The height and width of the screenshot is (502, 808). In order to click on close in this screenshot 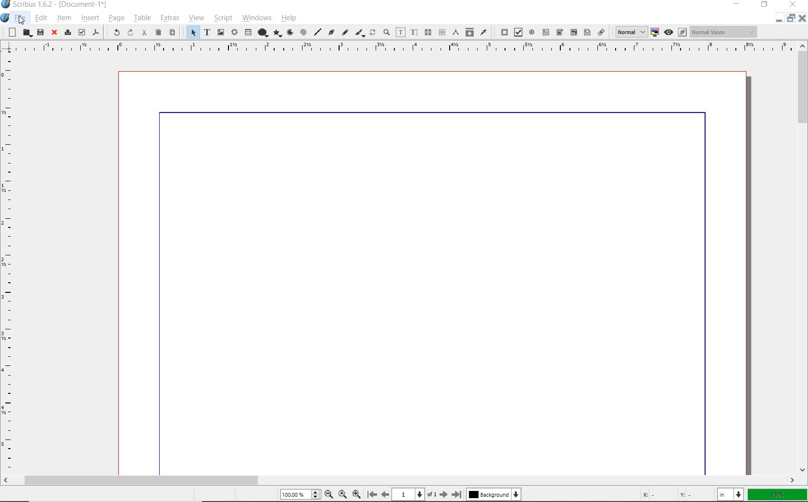, I will do `click(54, 33)`.